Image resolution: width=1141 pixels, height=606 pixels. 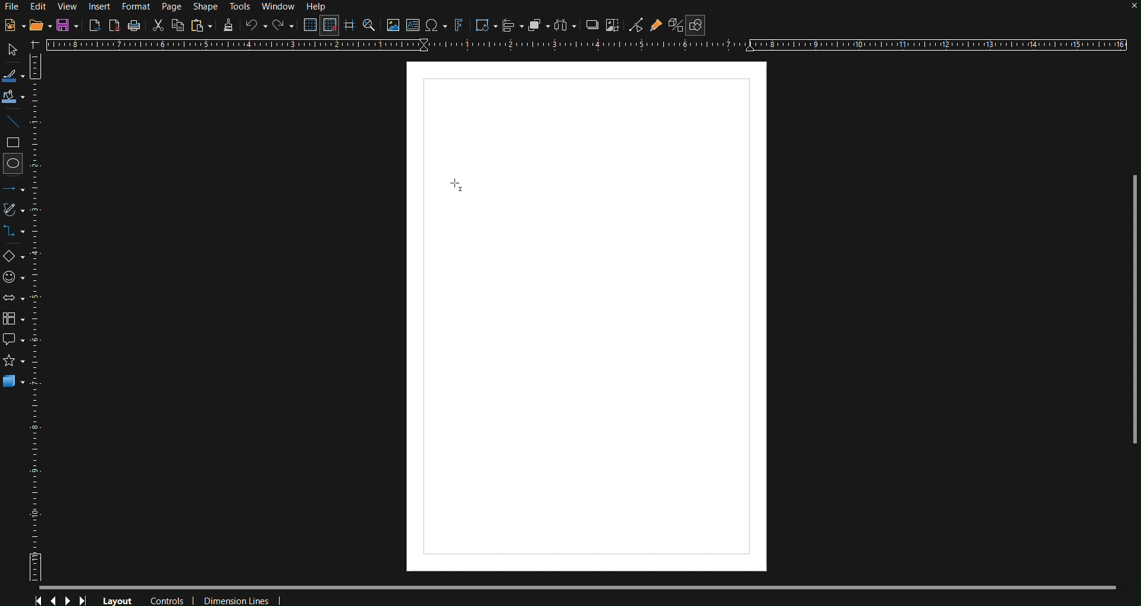 What do you see at coordinates (1134, 309) in the screenshot?
I see `Scrollbar` at bounding box center [1134, 309].